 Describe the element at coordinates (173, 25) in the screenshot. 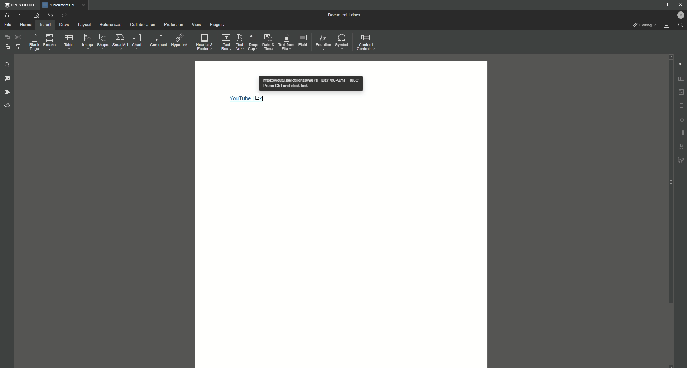

I see `Protection` at that location.